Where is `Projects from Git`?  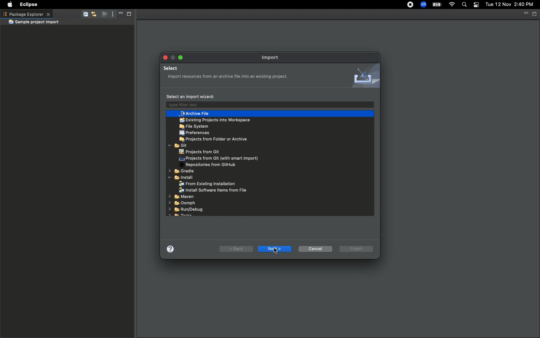 Projects from Git is located at coordinates (220, 158).